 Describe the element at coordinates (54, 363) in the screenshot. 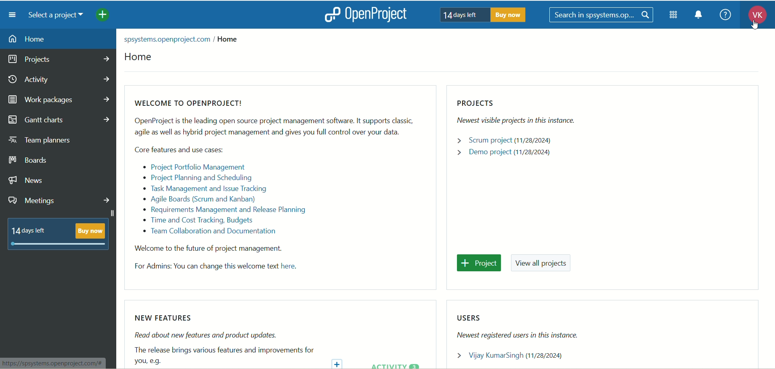

I see `URL` at that location.